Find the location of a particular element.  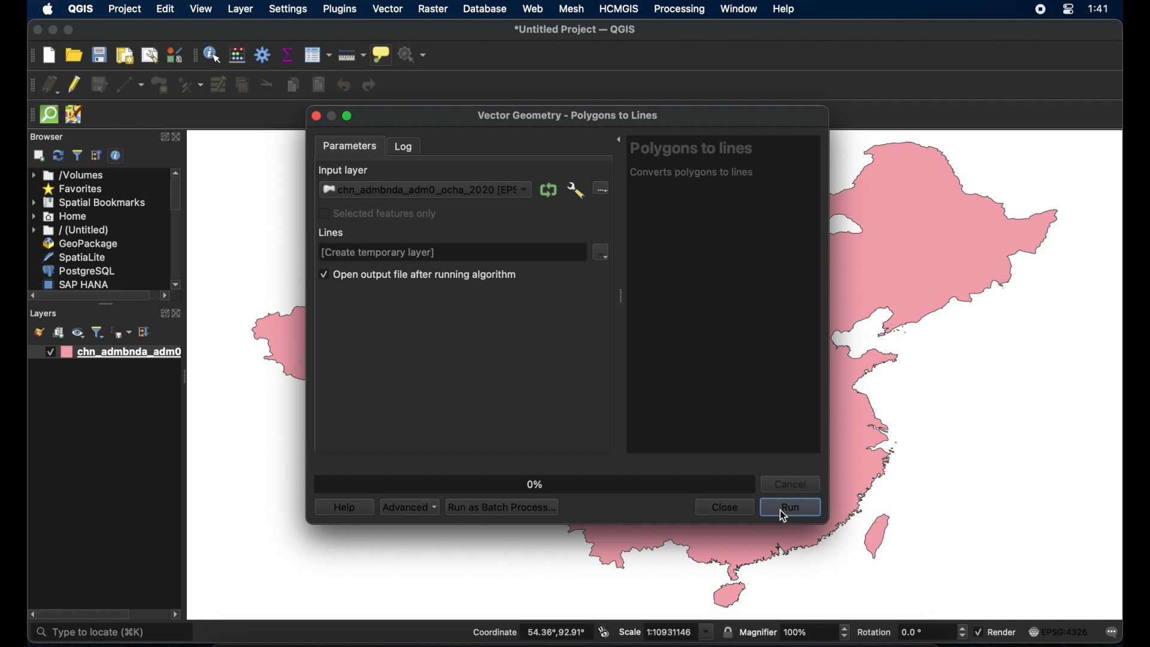

layer 1 is located at coordinates (105, 352).